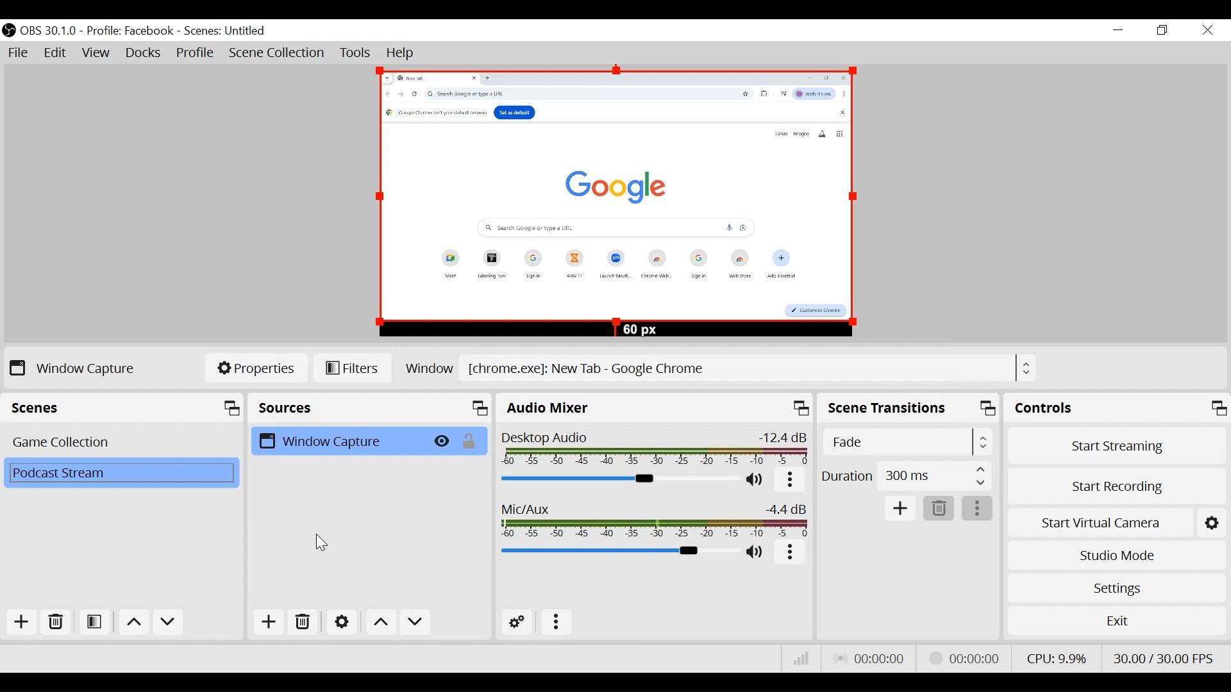  I want to click on Scene , so click(122, 474).